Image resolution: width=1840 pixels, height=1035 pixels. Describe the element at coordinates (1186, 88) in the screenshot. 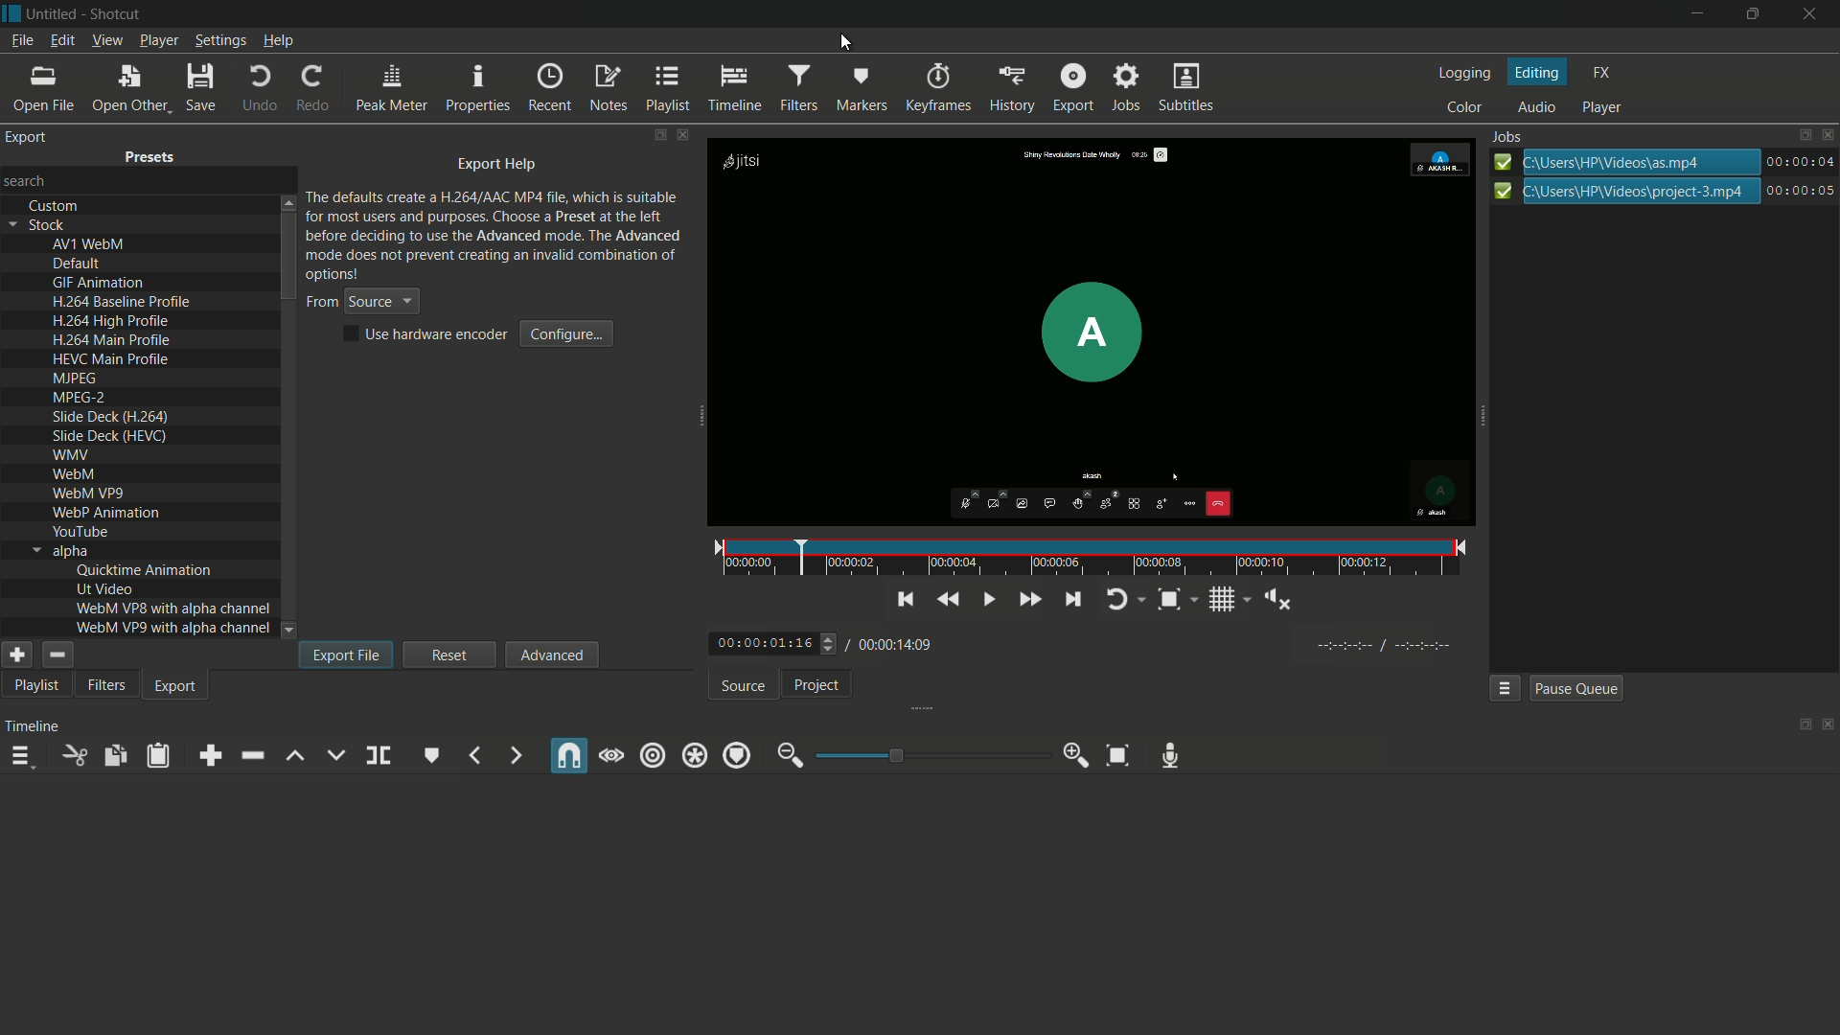

I see `subtitles` at that location.